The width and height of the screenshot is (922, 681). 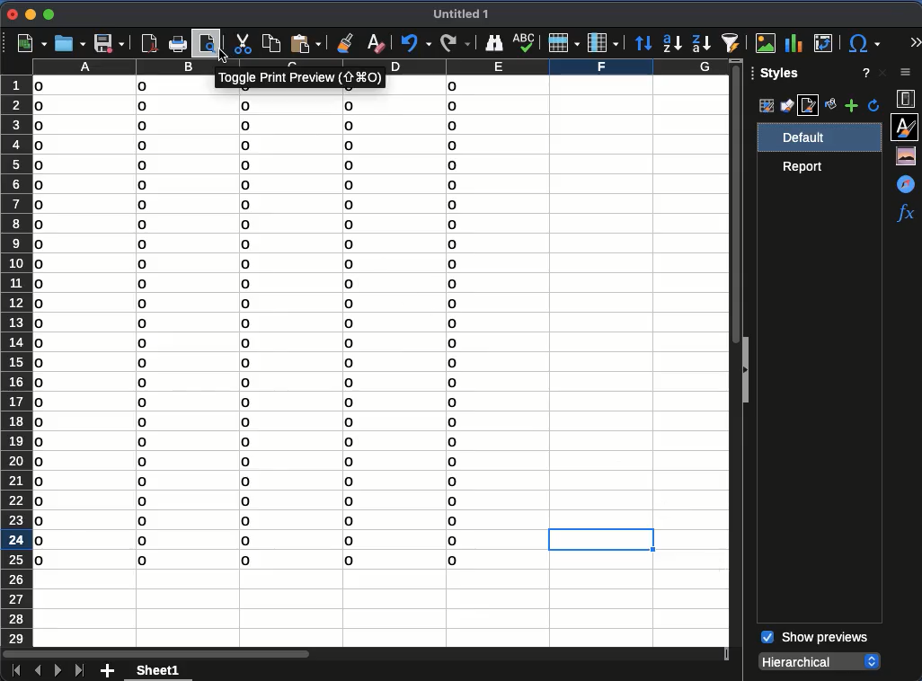 I want to click on spell check, so click(x=524, y=43).